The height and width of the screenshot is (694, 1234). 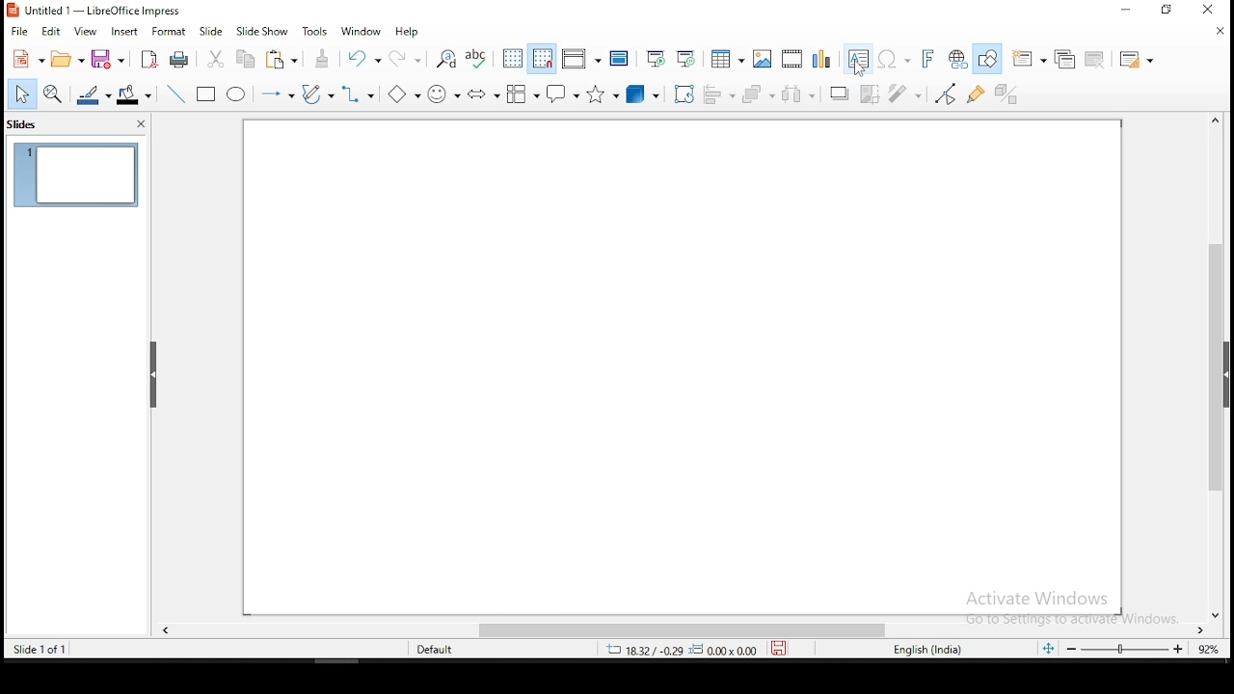 What do you see at coordinates (315, 94) in the screenshot?
I see `curves and polygons` at bounding box center [315, 94].